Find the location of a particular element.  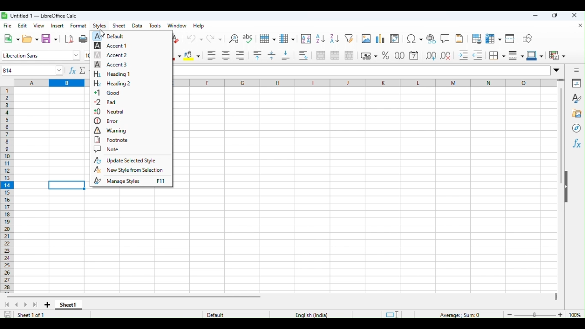

Format is located at coordinates (77, 26).